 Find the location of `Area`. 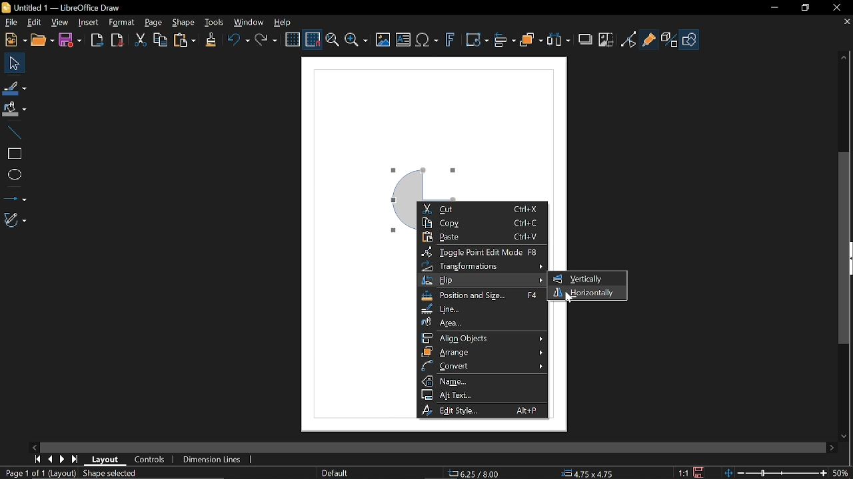

Area is located at coordinates (484, 323).